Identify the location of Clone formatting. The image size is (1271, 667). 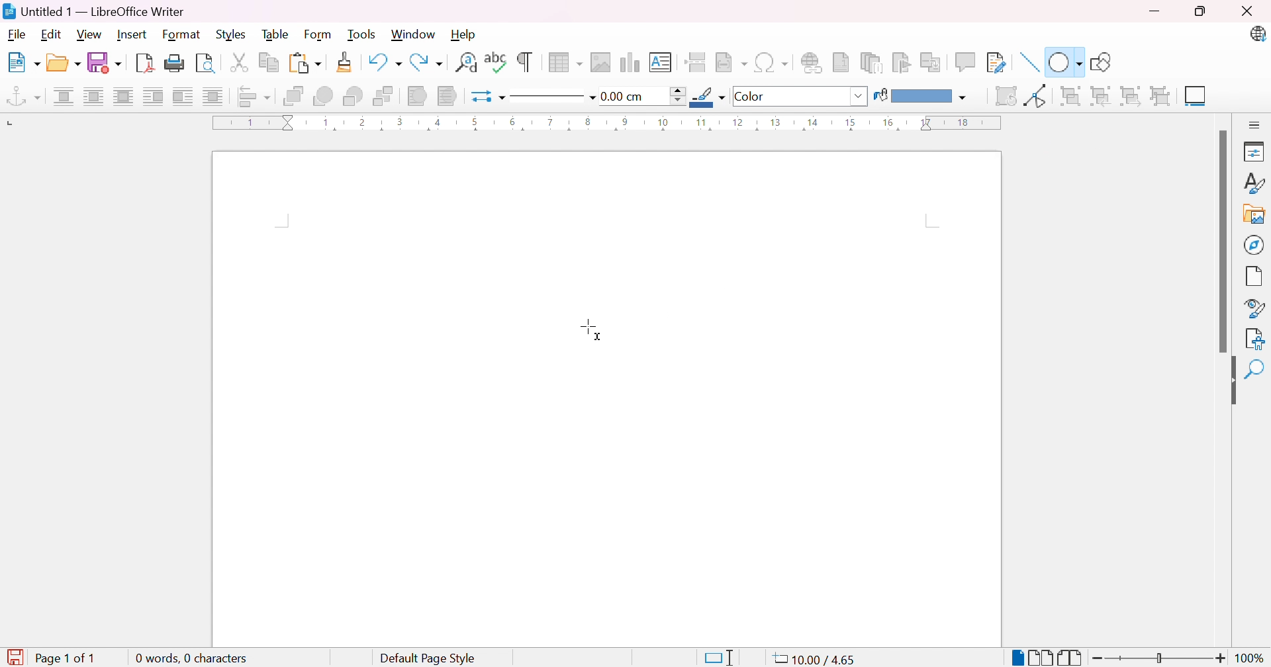
(346, 62).